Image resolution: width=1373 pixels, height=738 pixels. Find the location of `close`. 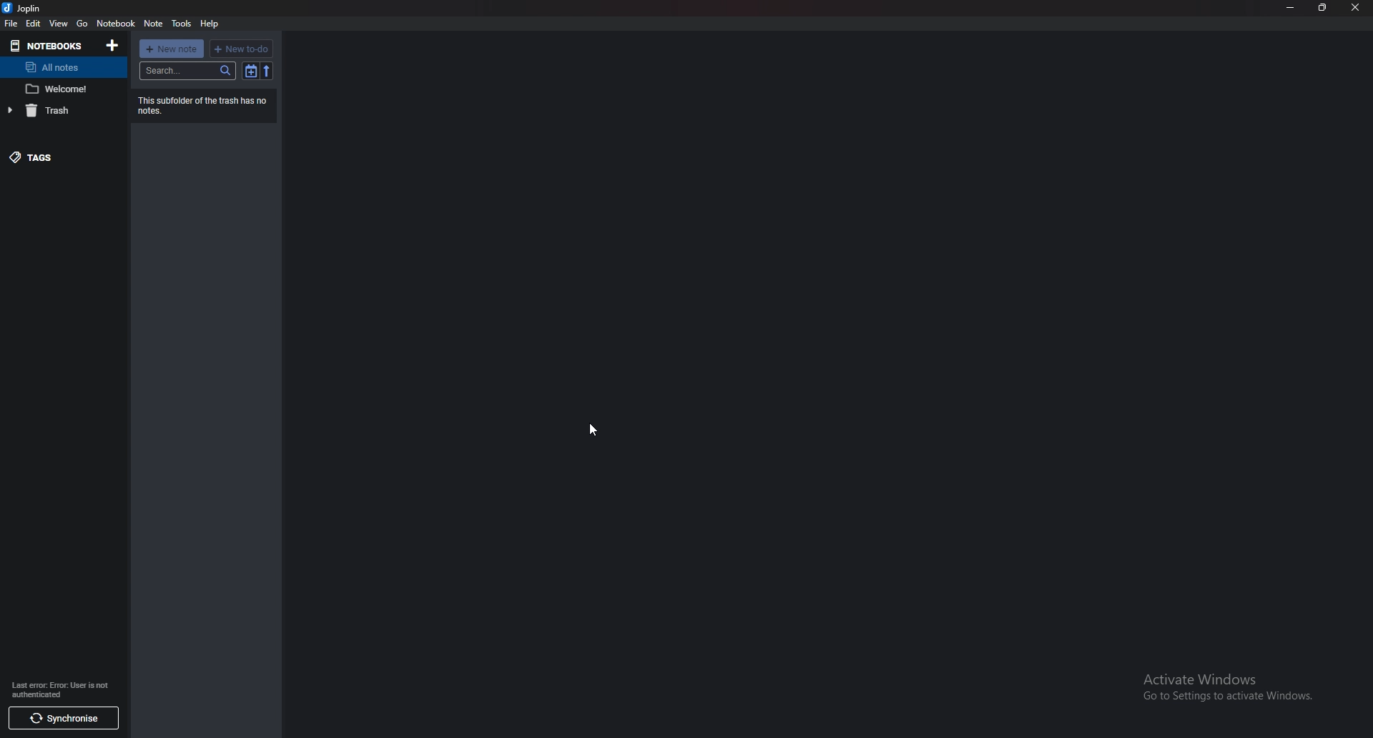

close is located at coordinates (1356, 8).